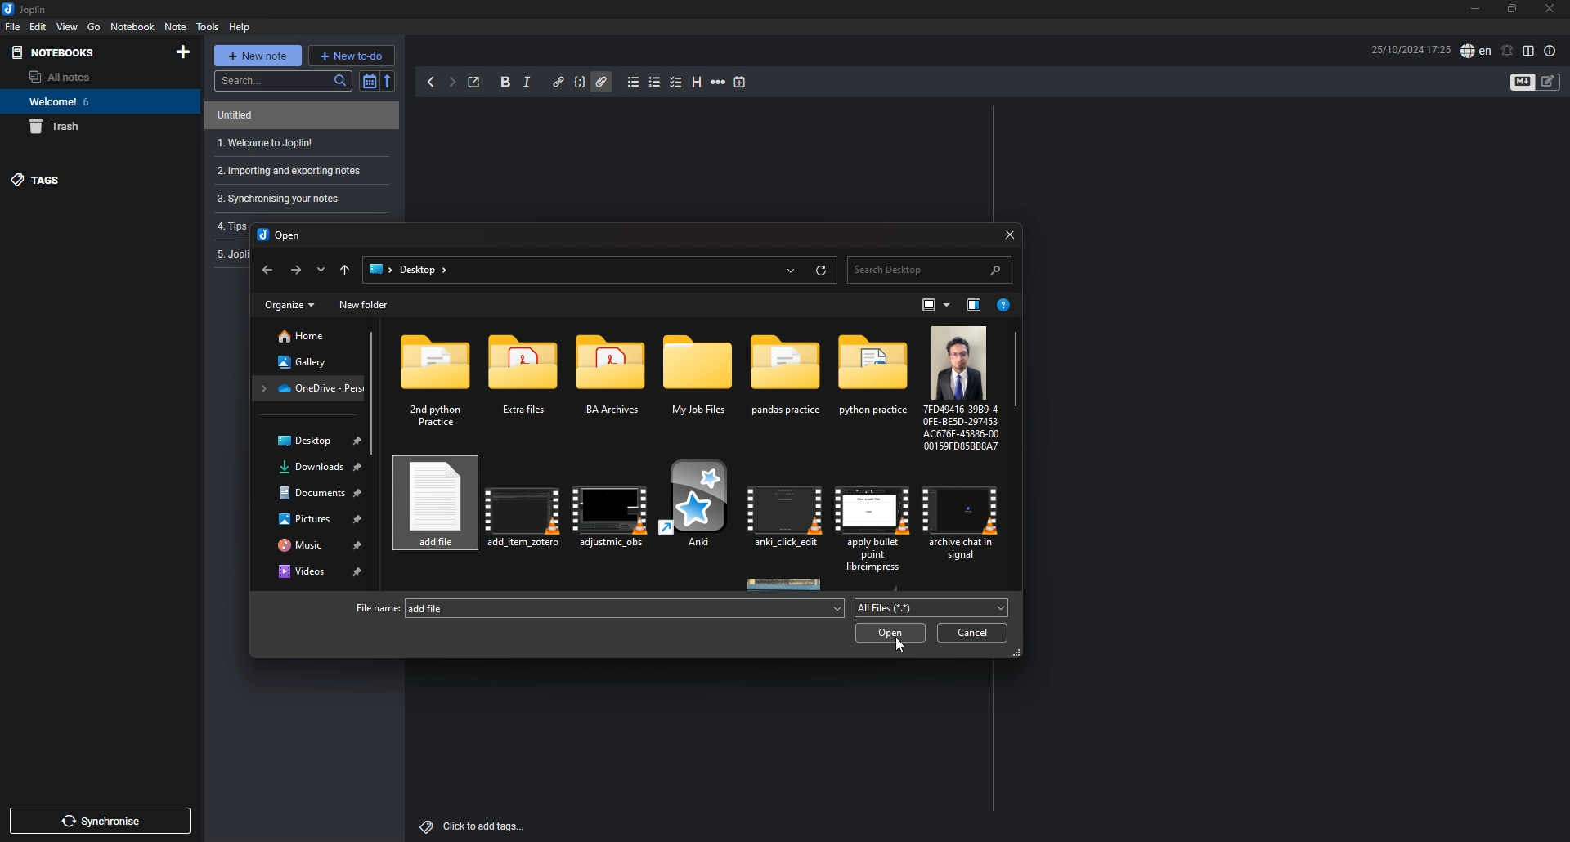  What do you see at coordinates (389, 81) in the screenshot?
I see `reverse sort order` at bounding box center [389, 81].